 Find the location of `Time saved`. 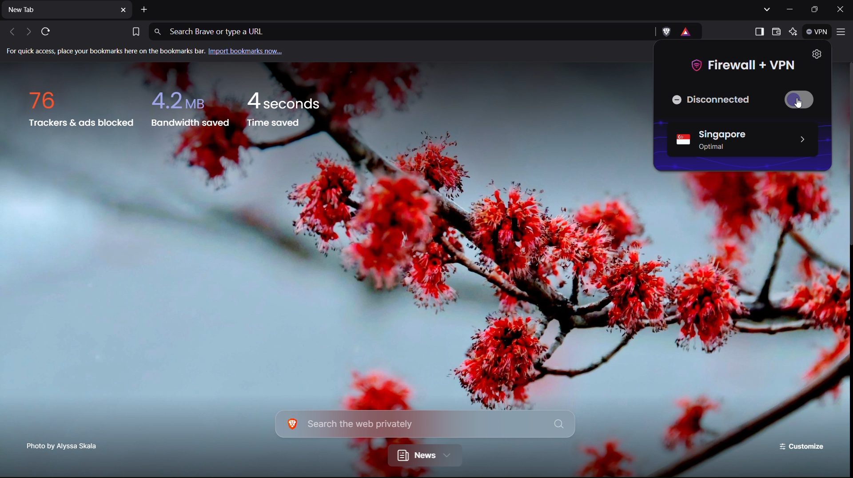

Time saved is located at coordinates (284, 111).